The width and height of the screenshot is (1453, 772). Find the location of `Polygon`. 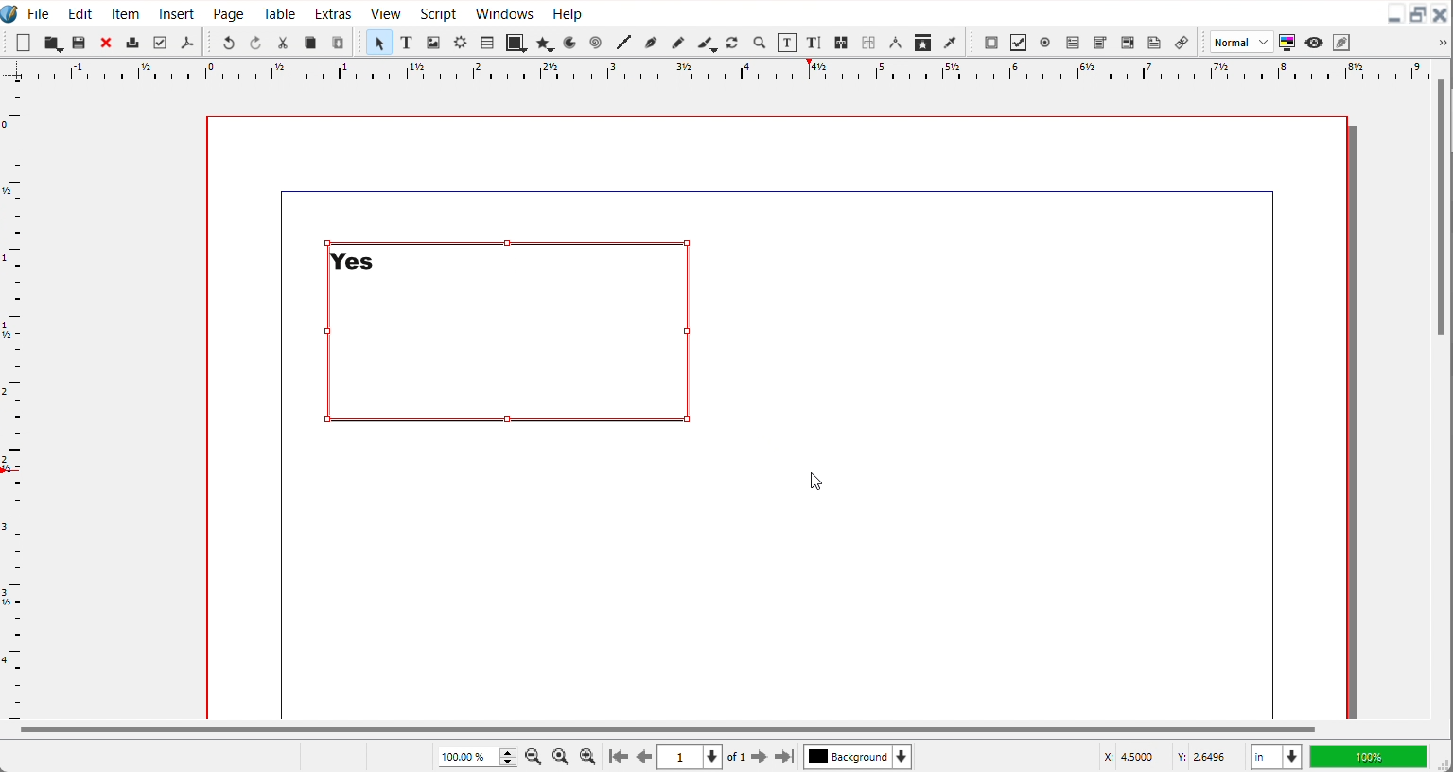

Polygon is located at coordinates (546, 43).